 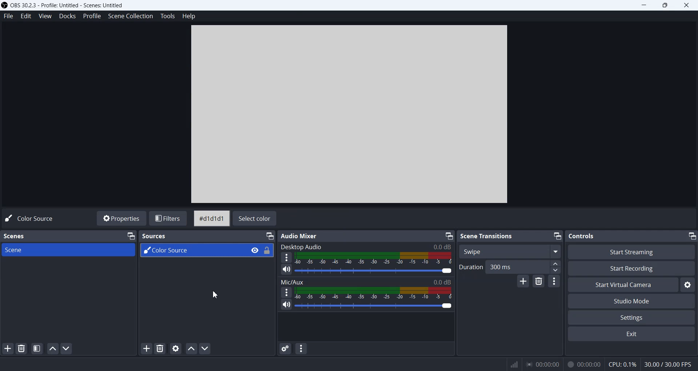 I want to click on 30.00 / 30.00 FPS, so click(x=669, y=365).